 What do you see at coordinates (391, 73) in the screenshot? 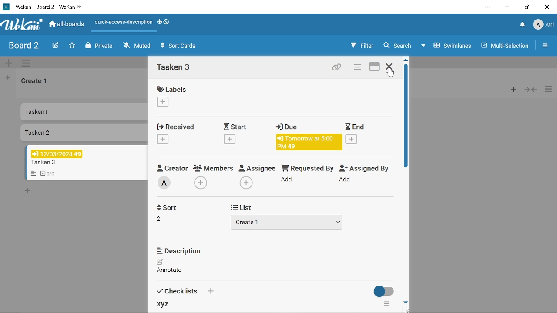
I see `Cursor` at bounding box center [391, 73].